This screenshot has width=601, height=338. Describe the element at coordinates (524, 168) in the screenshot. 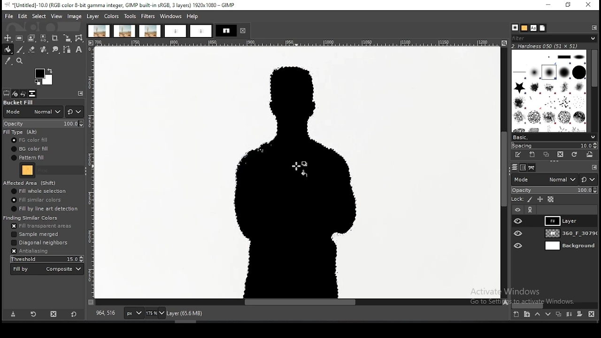

I see `channels` at that location.